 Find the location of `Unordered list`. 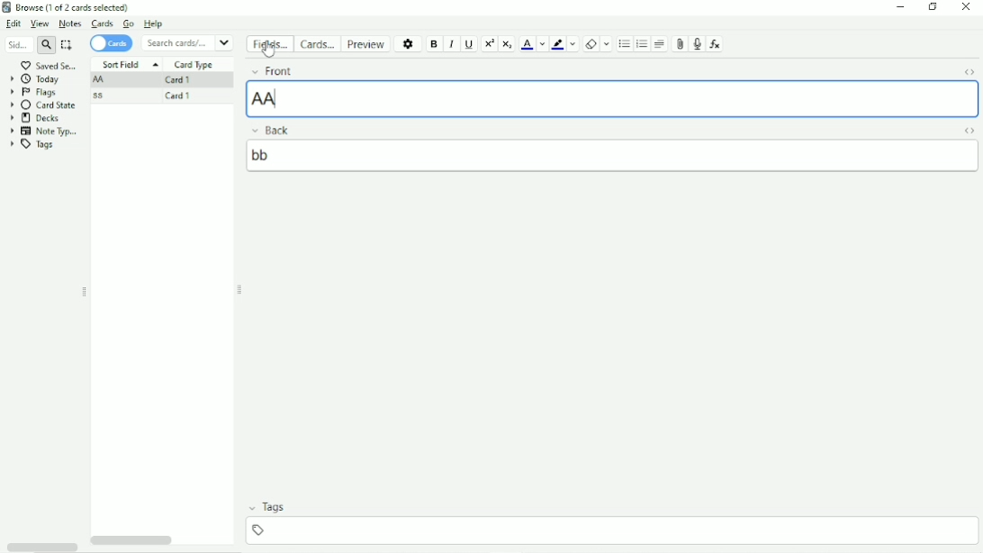

Unordered list is located at coordinates (624, 44).